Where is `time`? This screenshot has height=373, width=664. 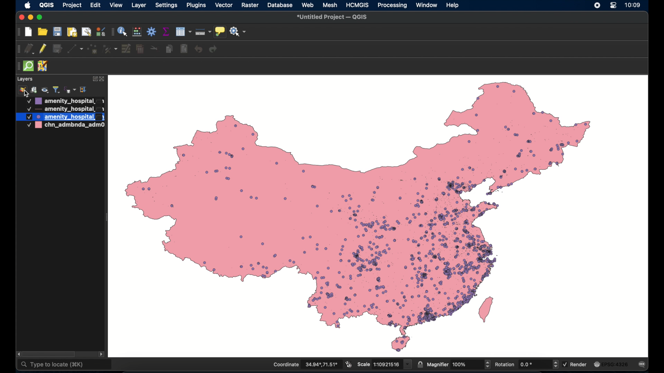 time is located at coordinates (634, 6).